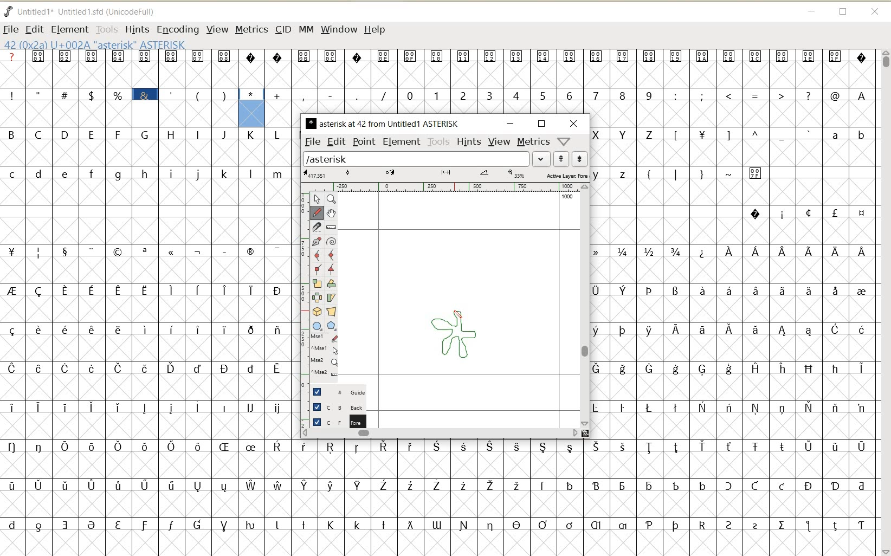  Describe the element at coordinates (331, 285) in the screenshot. I see `rotate the selection` at that location.